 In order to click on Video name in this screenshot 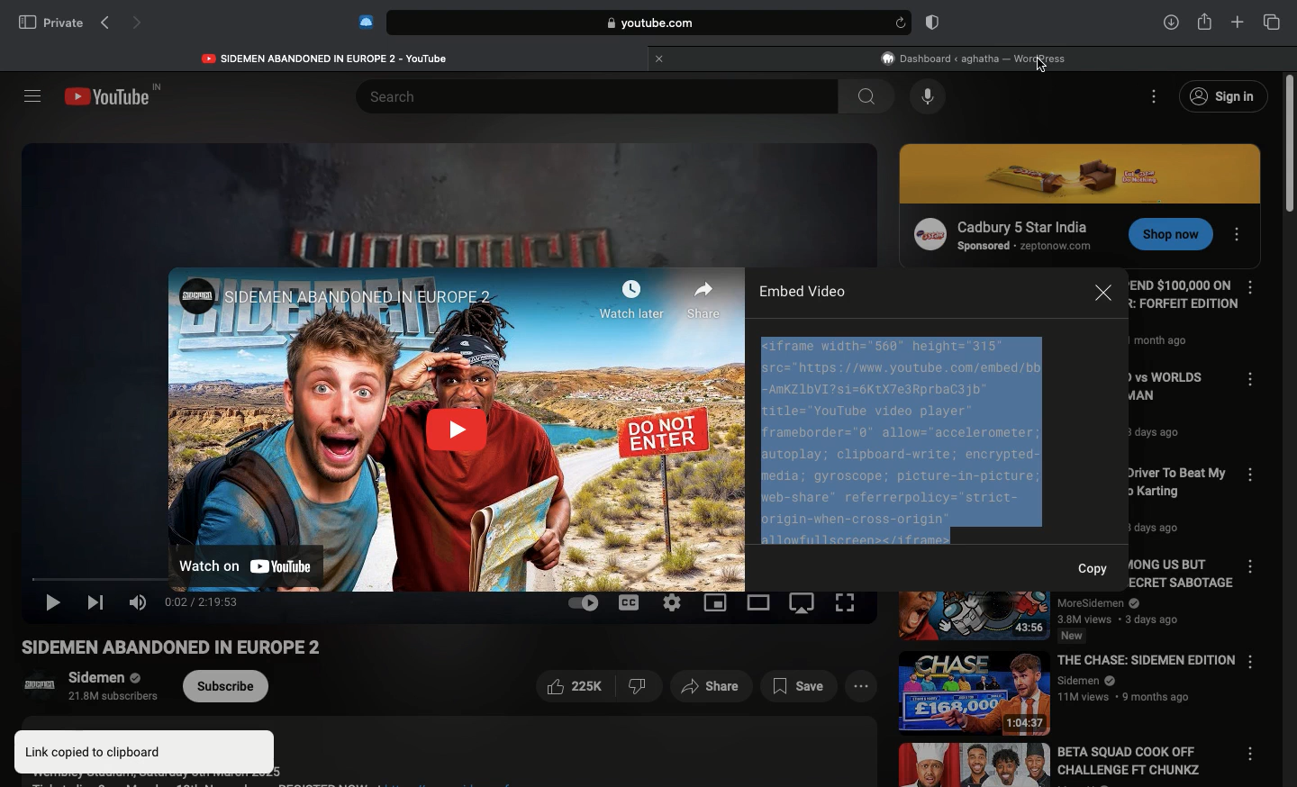, I will do `click(1183, 319)`.